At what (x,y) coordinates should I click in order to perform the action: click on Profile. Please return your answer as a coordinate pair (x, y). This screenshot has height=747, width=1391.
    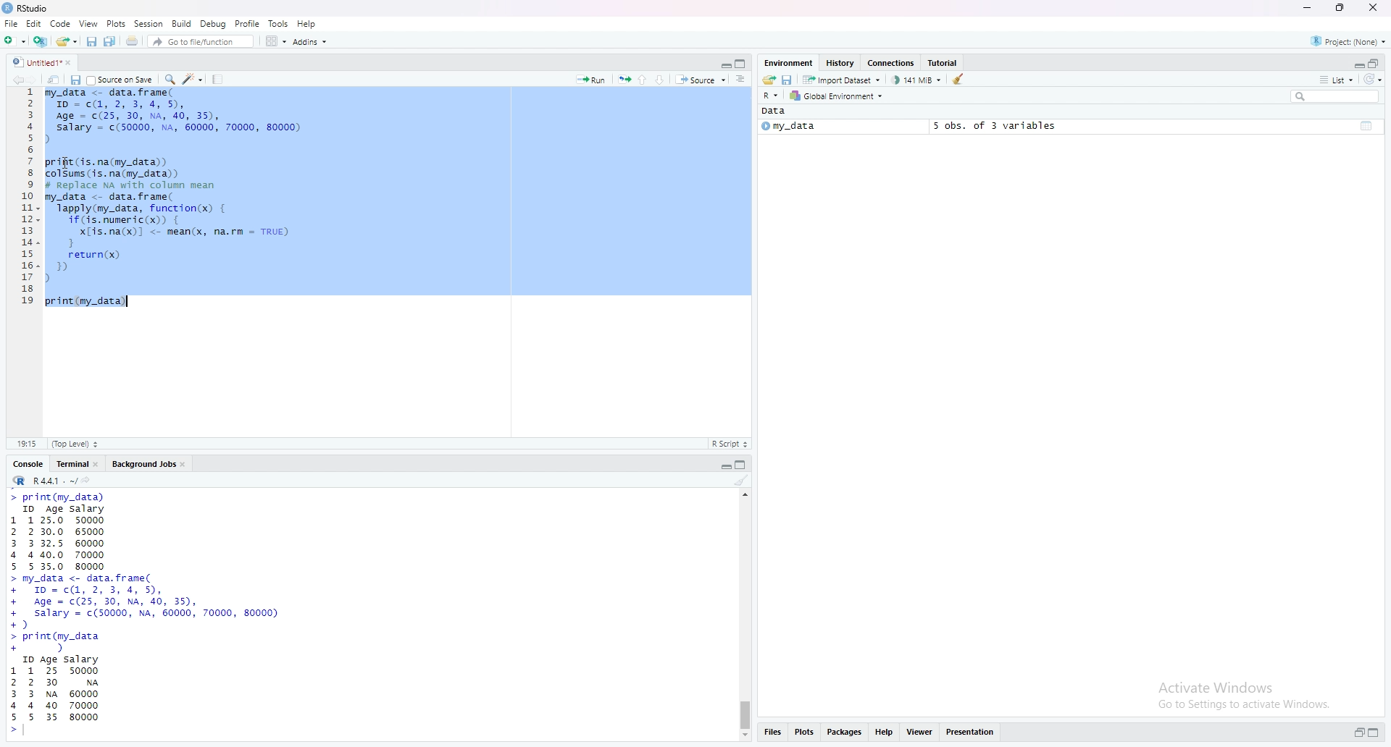
    Looking at the image, I should click on (248, 23).